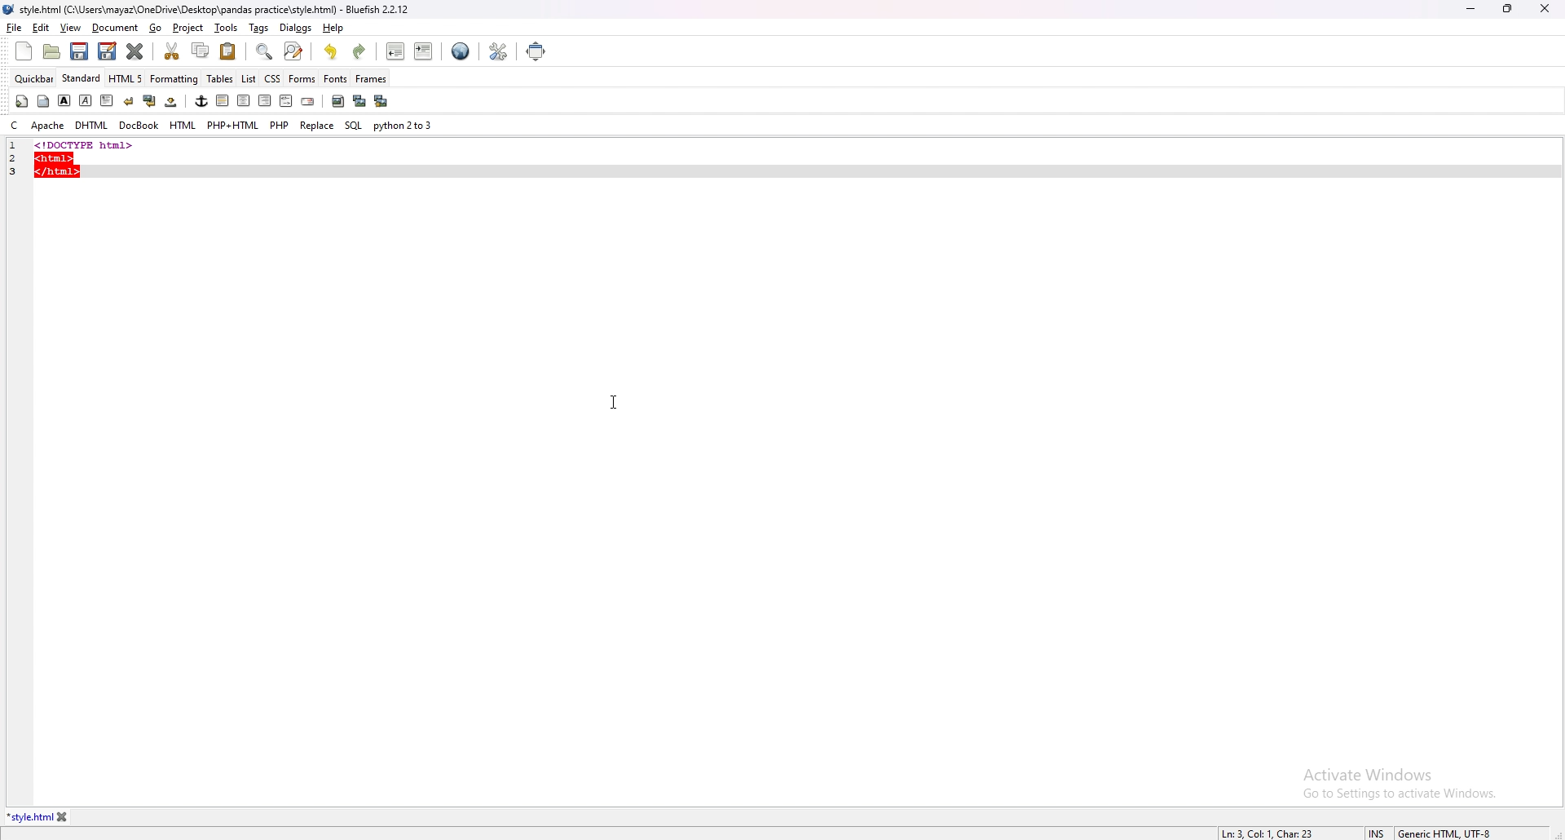  What do you see at coordinates (405, 126) in the screenshot?
I see `python 2to3` at bounding box center [405, 126].